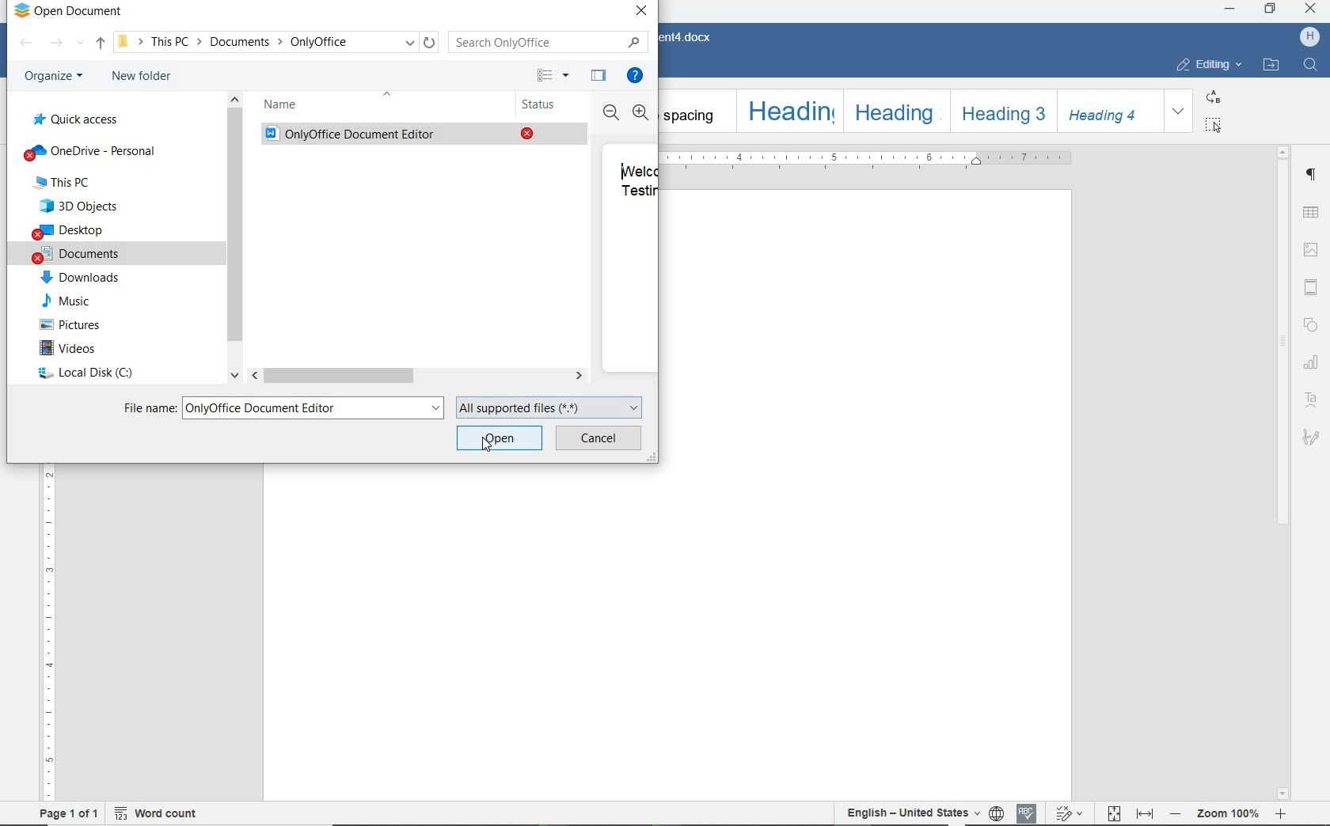 The width and height of the screenshot is (1330, 826). I want to click on open, so click(496, 441).